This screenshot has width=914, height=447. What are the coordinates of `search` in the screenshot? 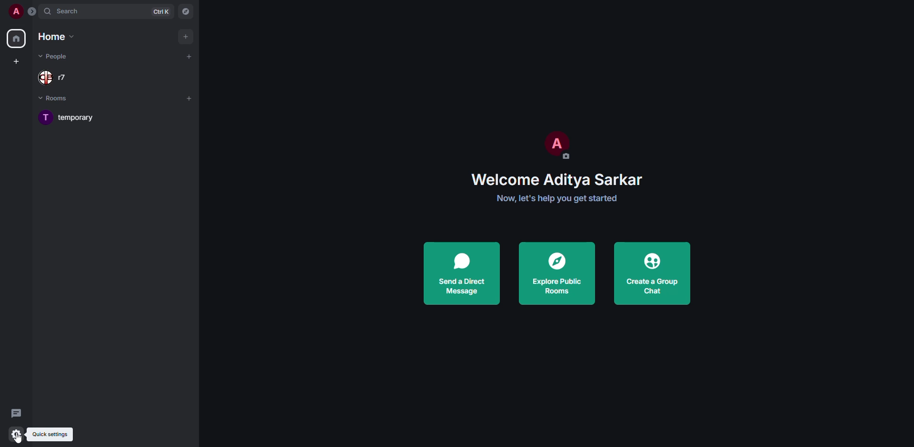 It's located at (67, 12).